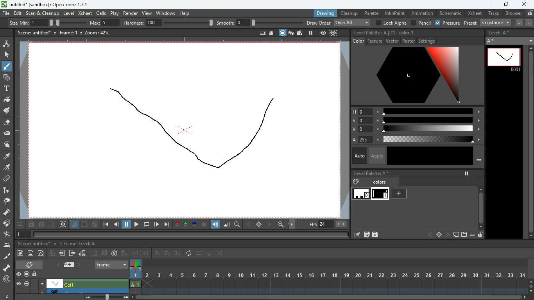 The width and height of the screenshot is (534, 300). I want to click on close, so click(525, 4).